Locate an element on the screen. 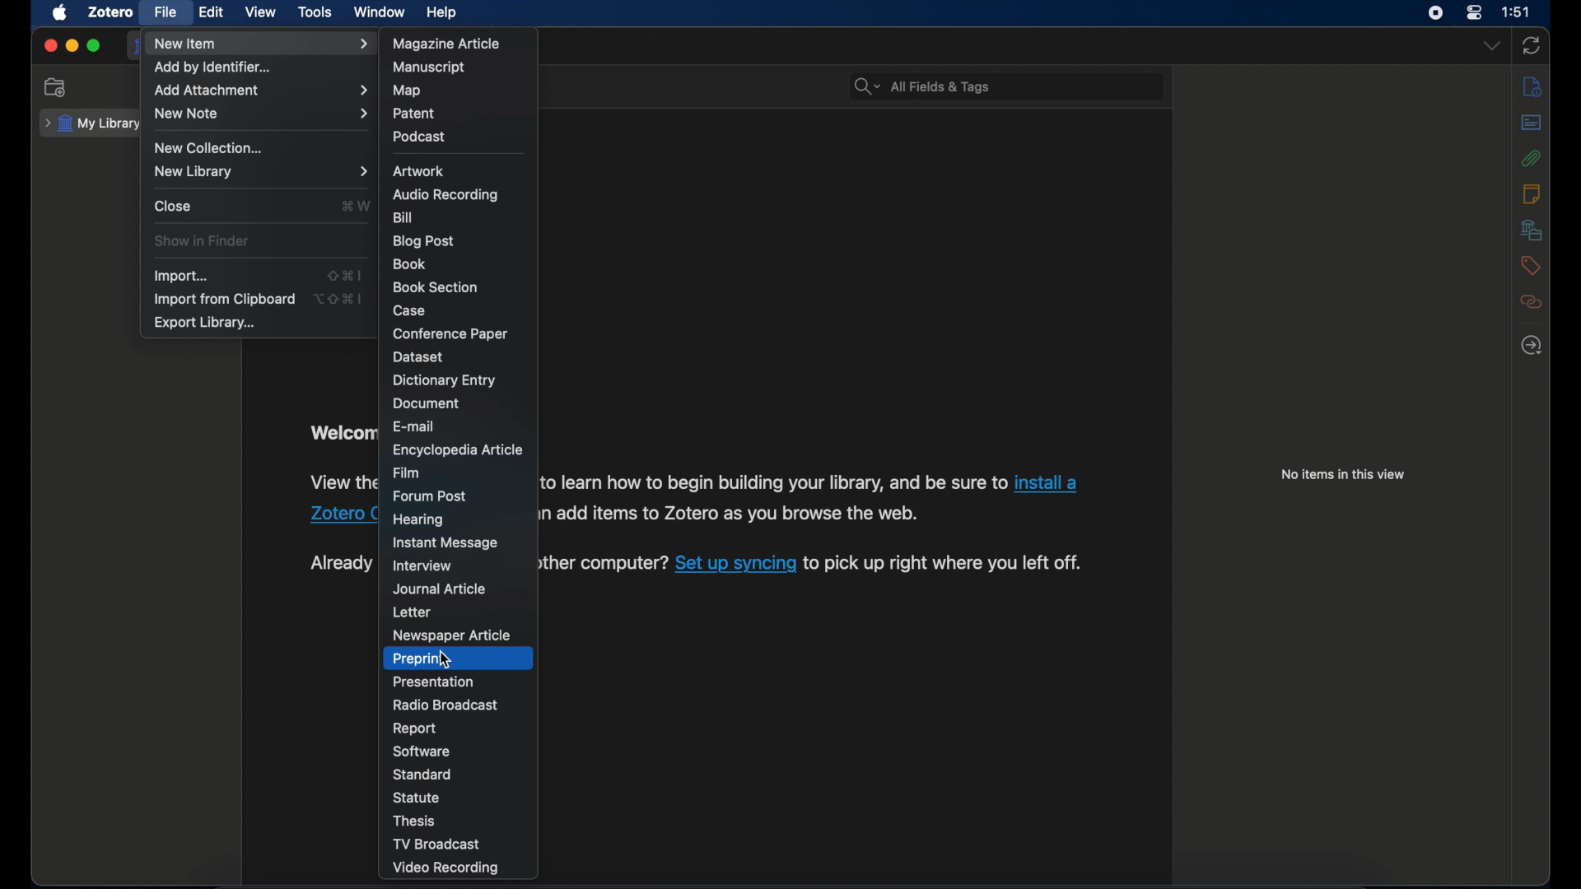 The width and height of the screenshot is (1581, 889). dataset is located at coordinates (418, 356).